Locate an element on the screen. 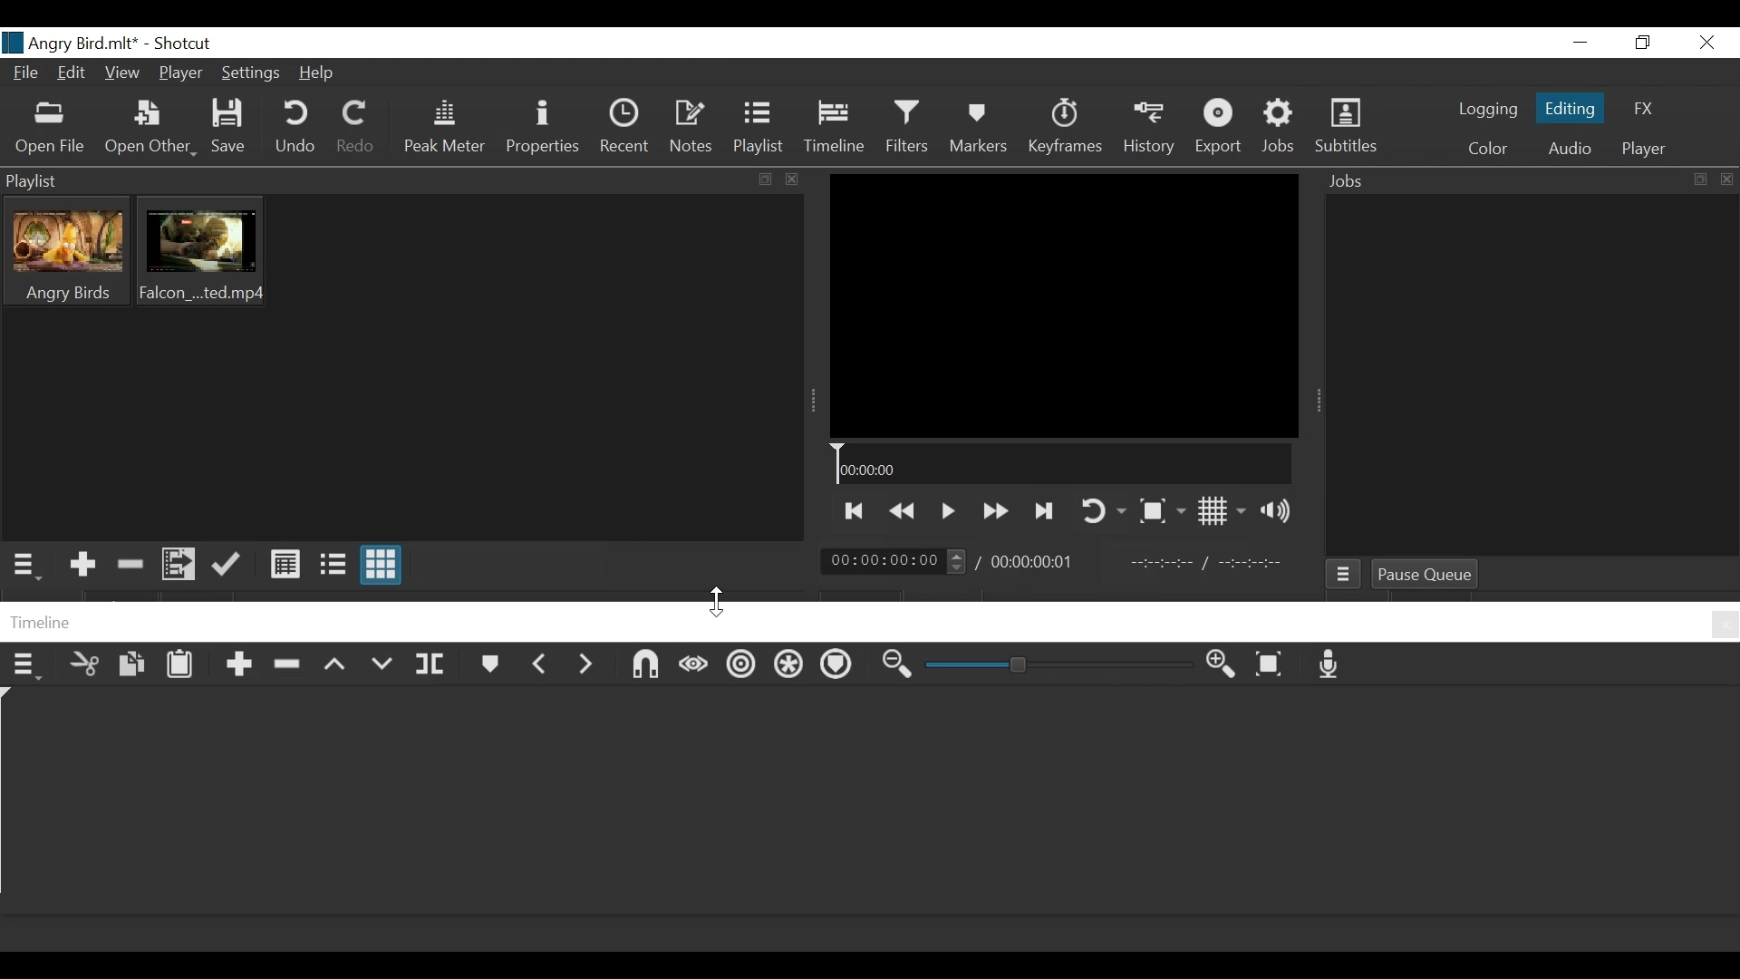 Image resolution: width=1740 pixels, height=979 pixels. Player is located at coordinates (182, 75).